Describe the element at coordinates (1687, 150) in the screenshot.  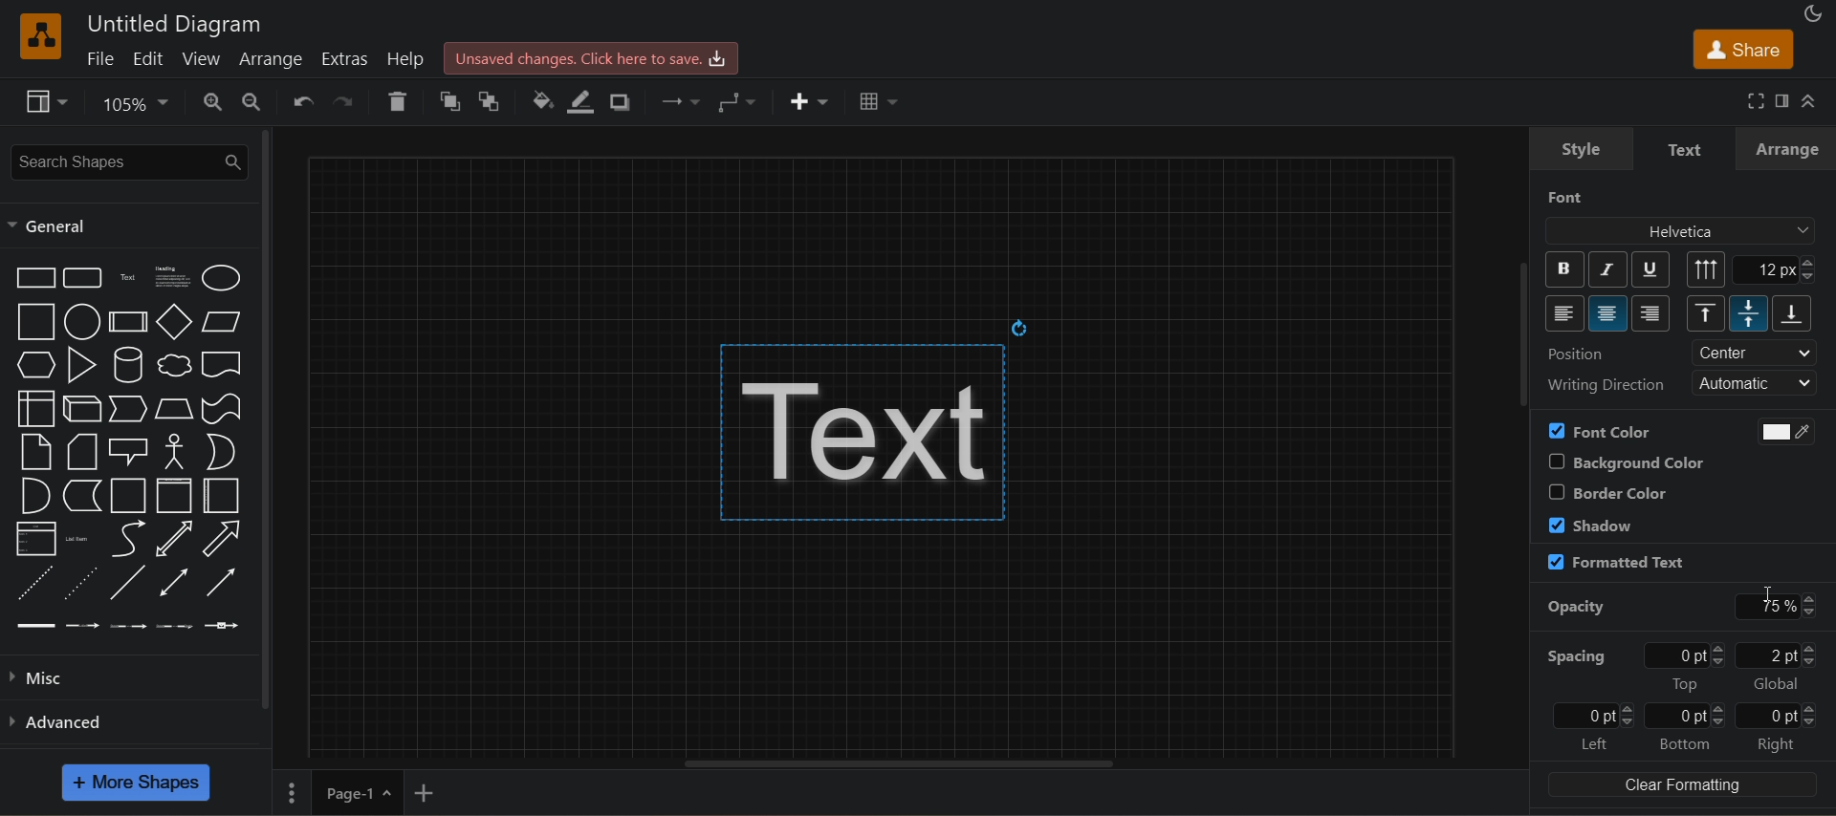
I see `text` at that location.